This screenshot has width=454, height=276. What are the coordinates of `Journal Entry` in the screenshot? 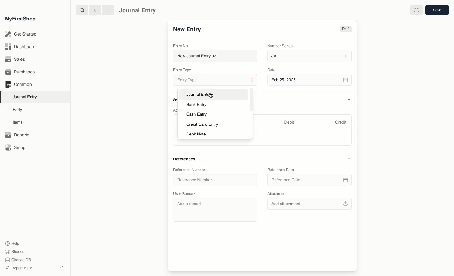 It's located at (201, 95).